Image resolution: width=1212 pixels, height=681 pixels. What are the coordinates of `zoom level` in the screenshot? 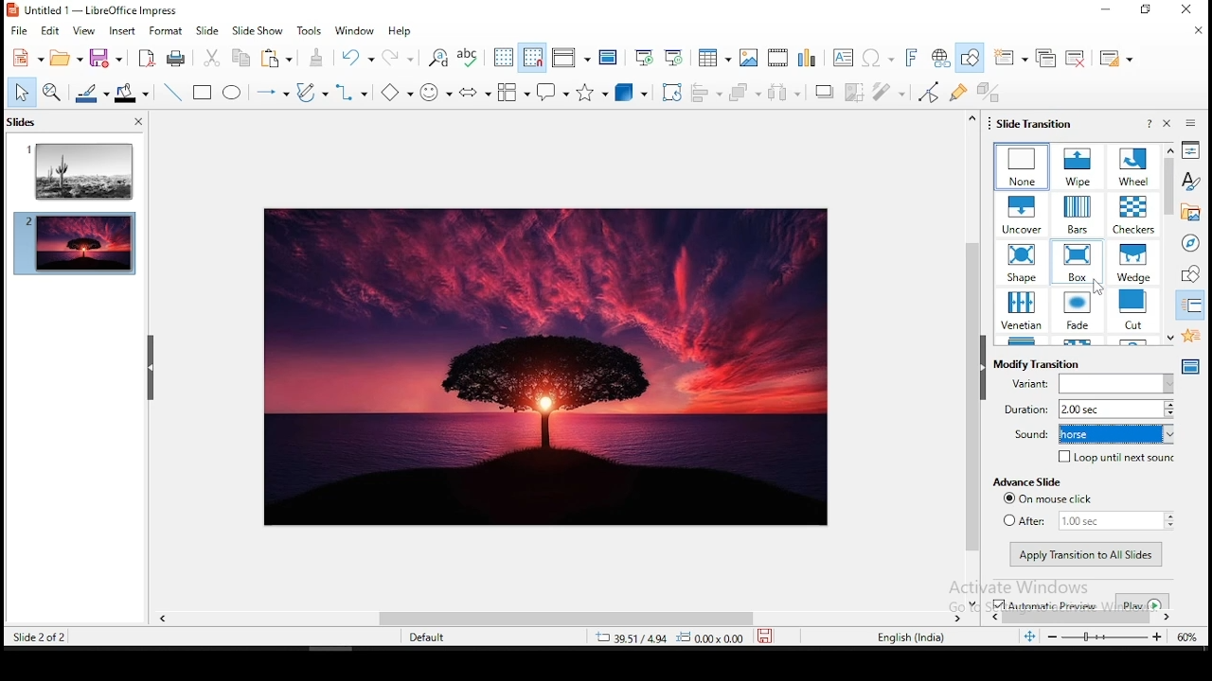 It's located at (1186, 638).